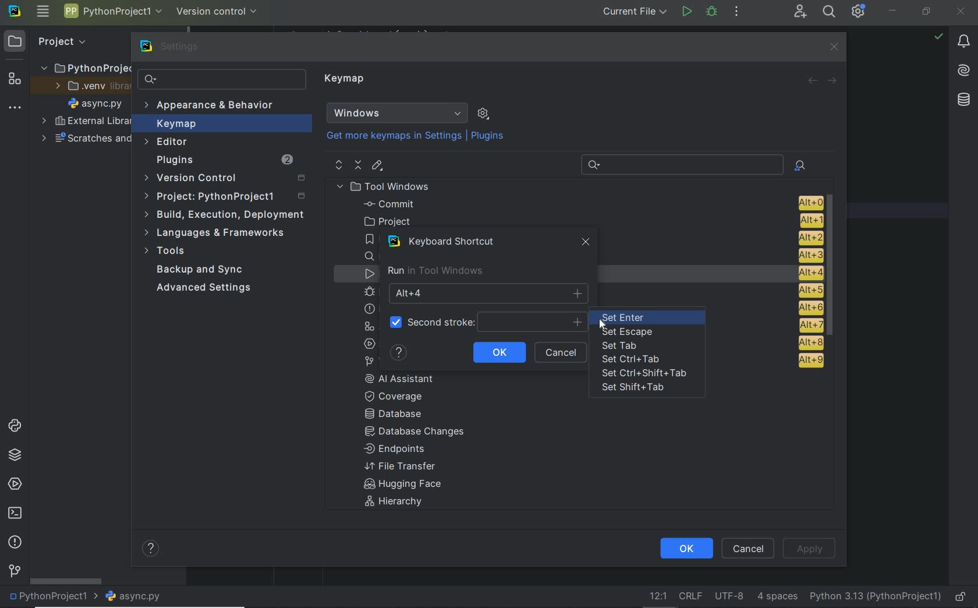  What do you see at coordinates (800, 165) in the screenshot?
I see `find actions by shortcut` at bounding box center [800, 165].